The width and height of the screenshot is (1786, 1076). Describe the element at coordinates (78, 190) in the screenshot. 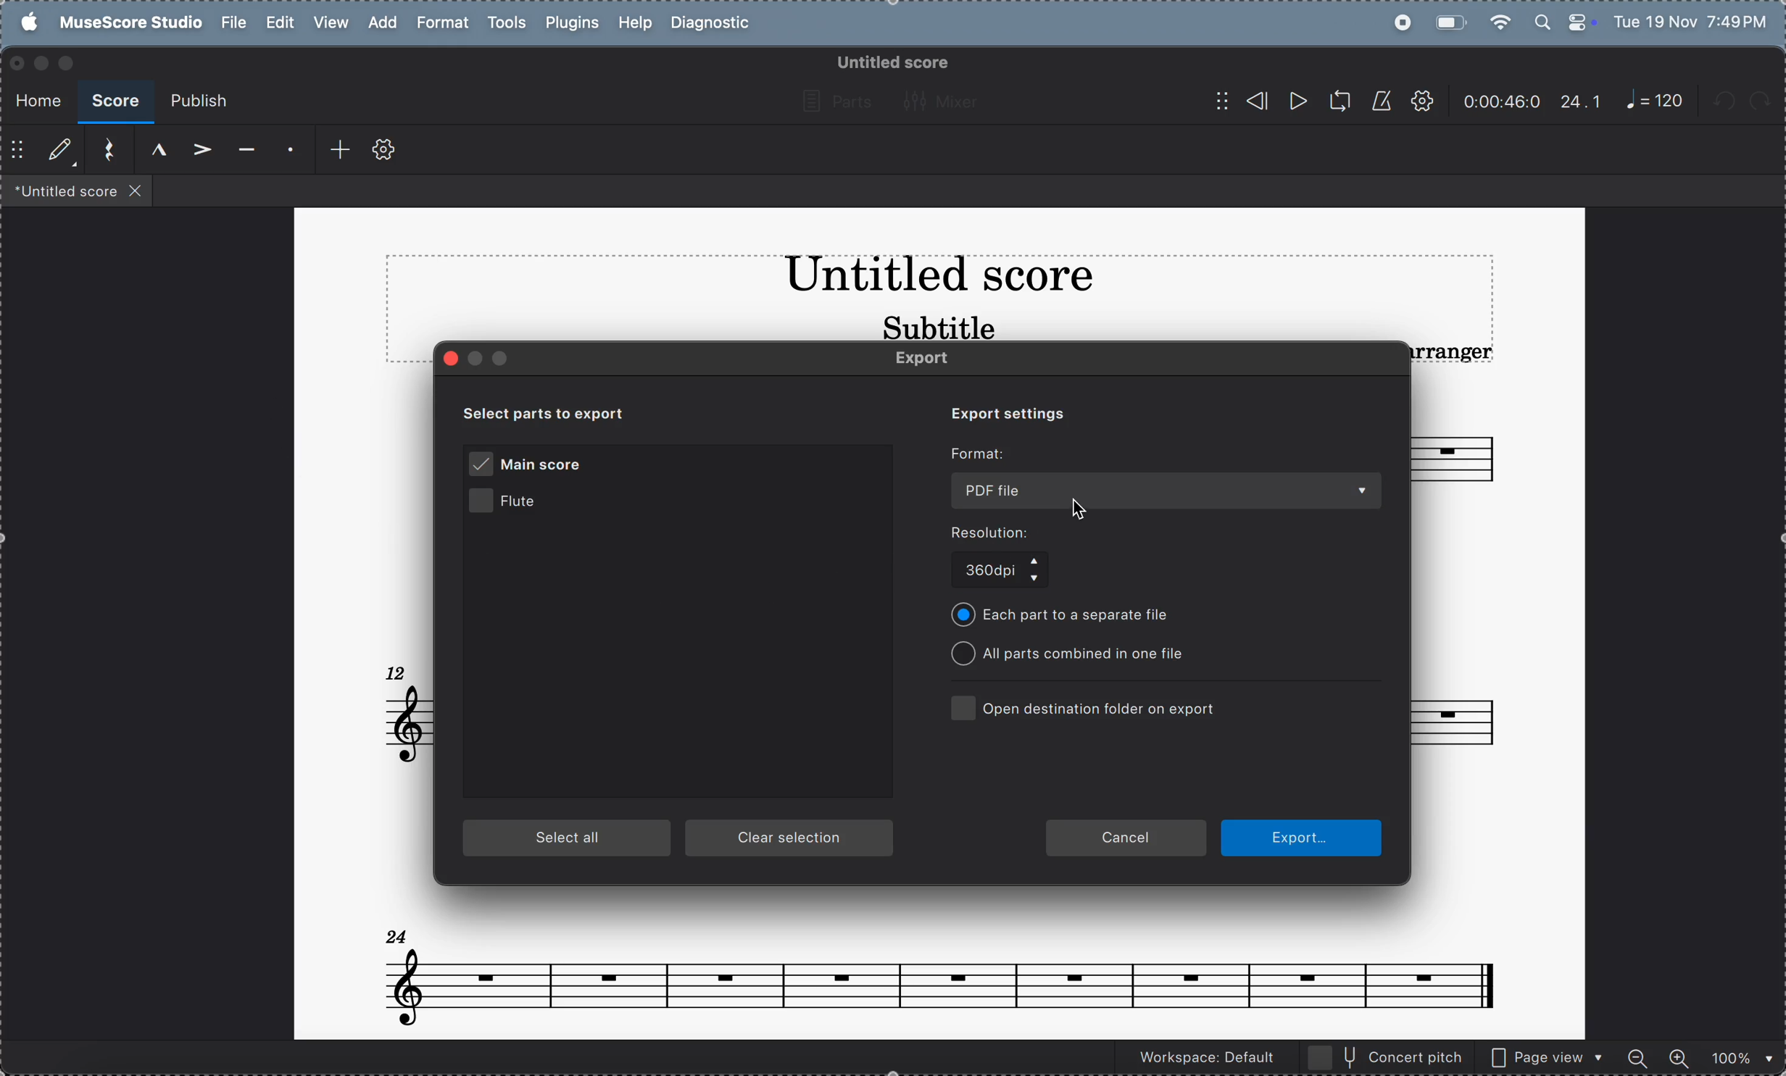

I see `files` at that location.